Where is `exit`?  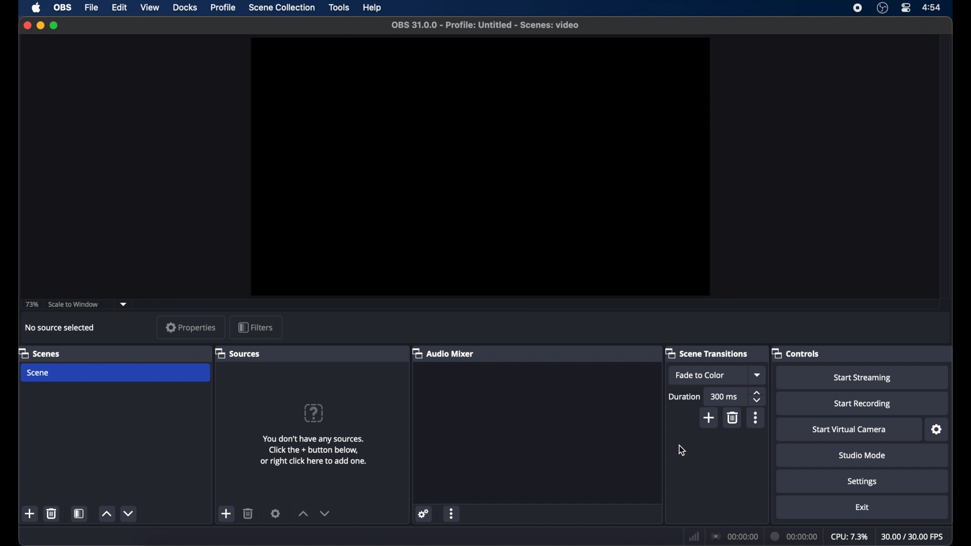 exit is located at coordinates (863, 508).